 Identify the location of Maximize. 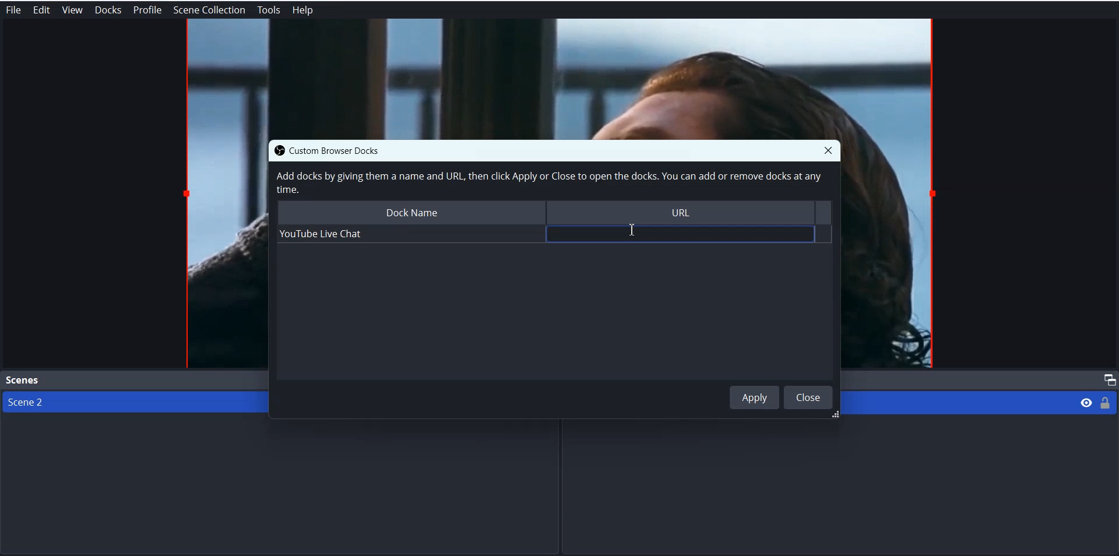
(1107, 379).